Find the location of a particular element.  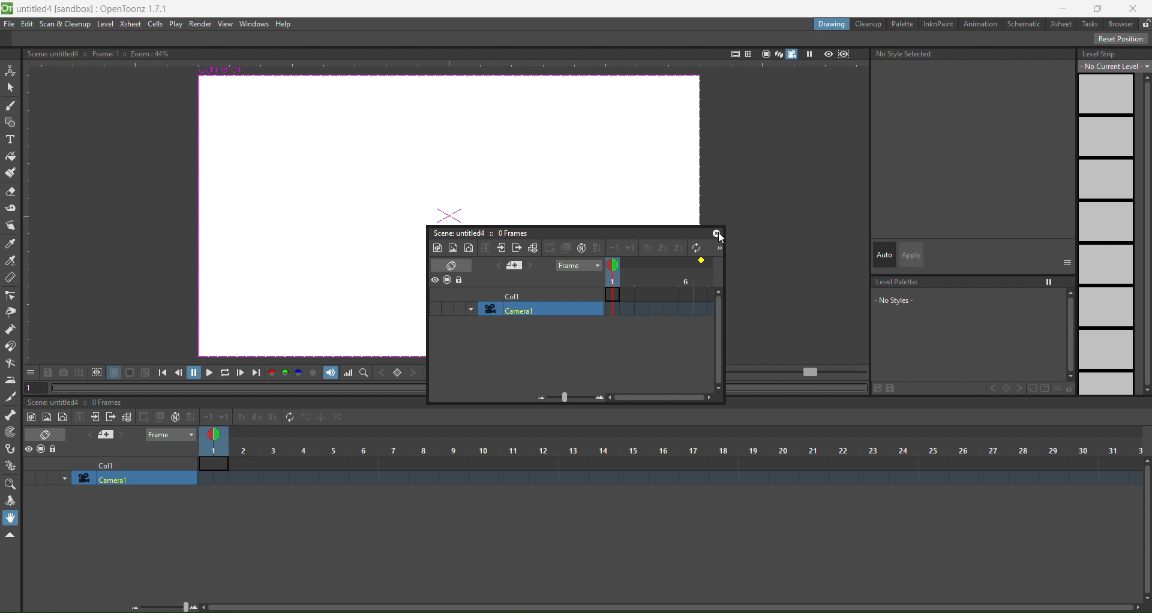

drawing is located at coordinates (831, 24).